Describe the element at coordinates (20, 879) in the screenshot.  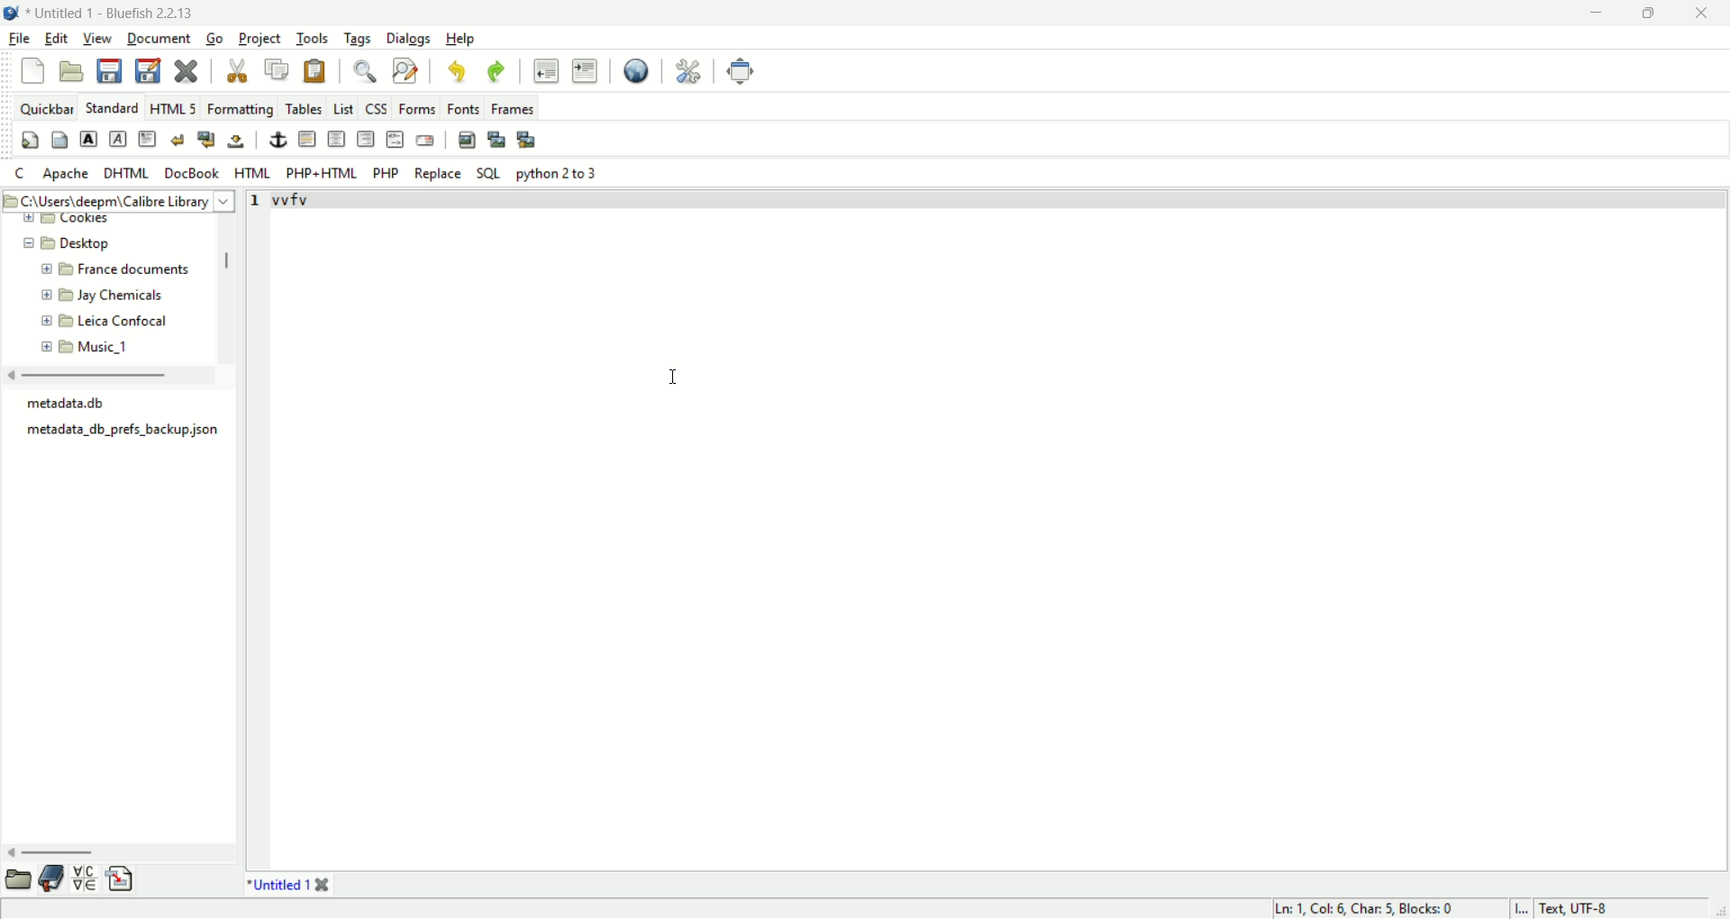
I see `browse file` at that location.